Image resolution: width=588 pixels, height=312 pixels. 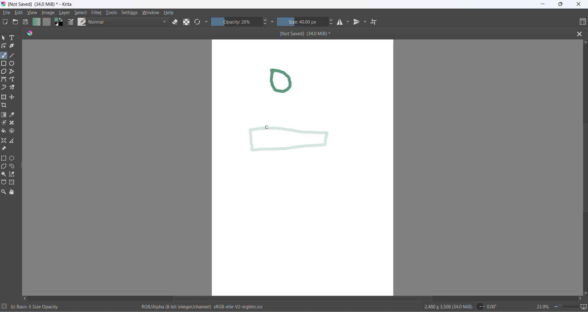 I want to click on Bezier curve selection tool , so click(x=5, y=183).